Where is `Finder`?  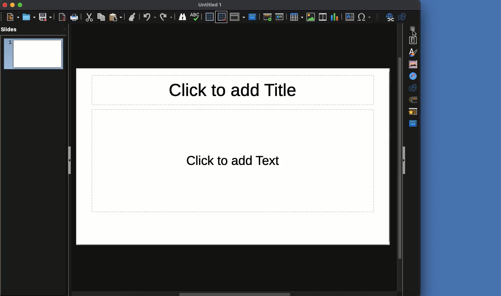
Finder is located at coordinates (184, 17).